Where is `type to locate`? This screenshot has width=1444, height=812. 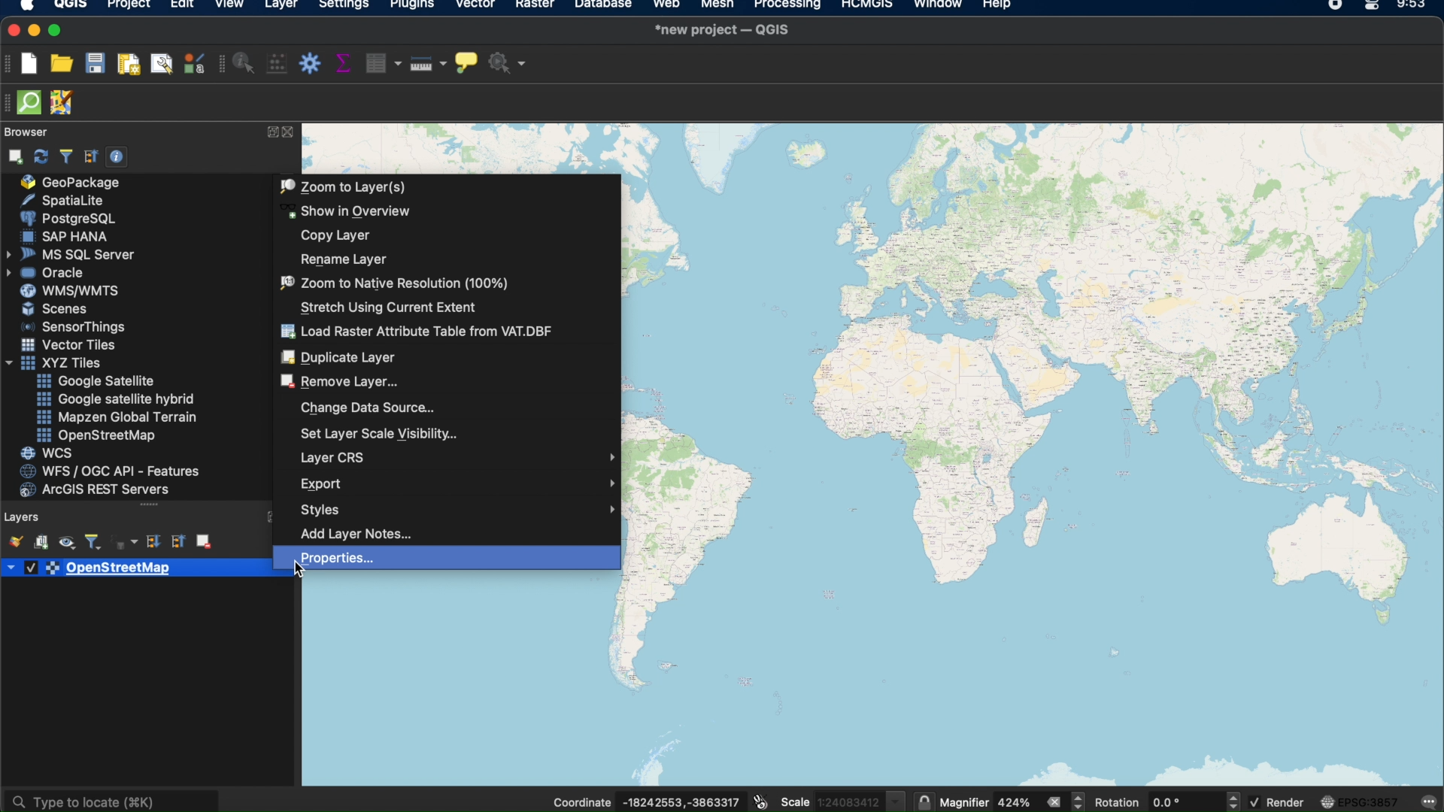
type to locate is located at coordinates (114, 797).